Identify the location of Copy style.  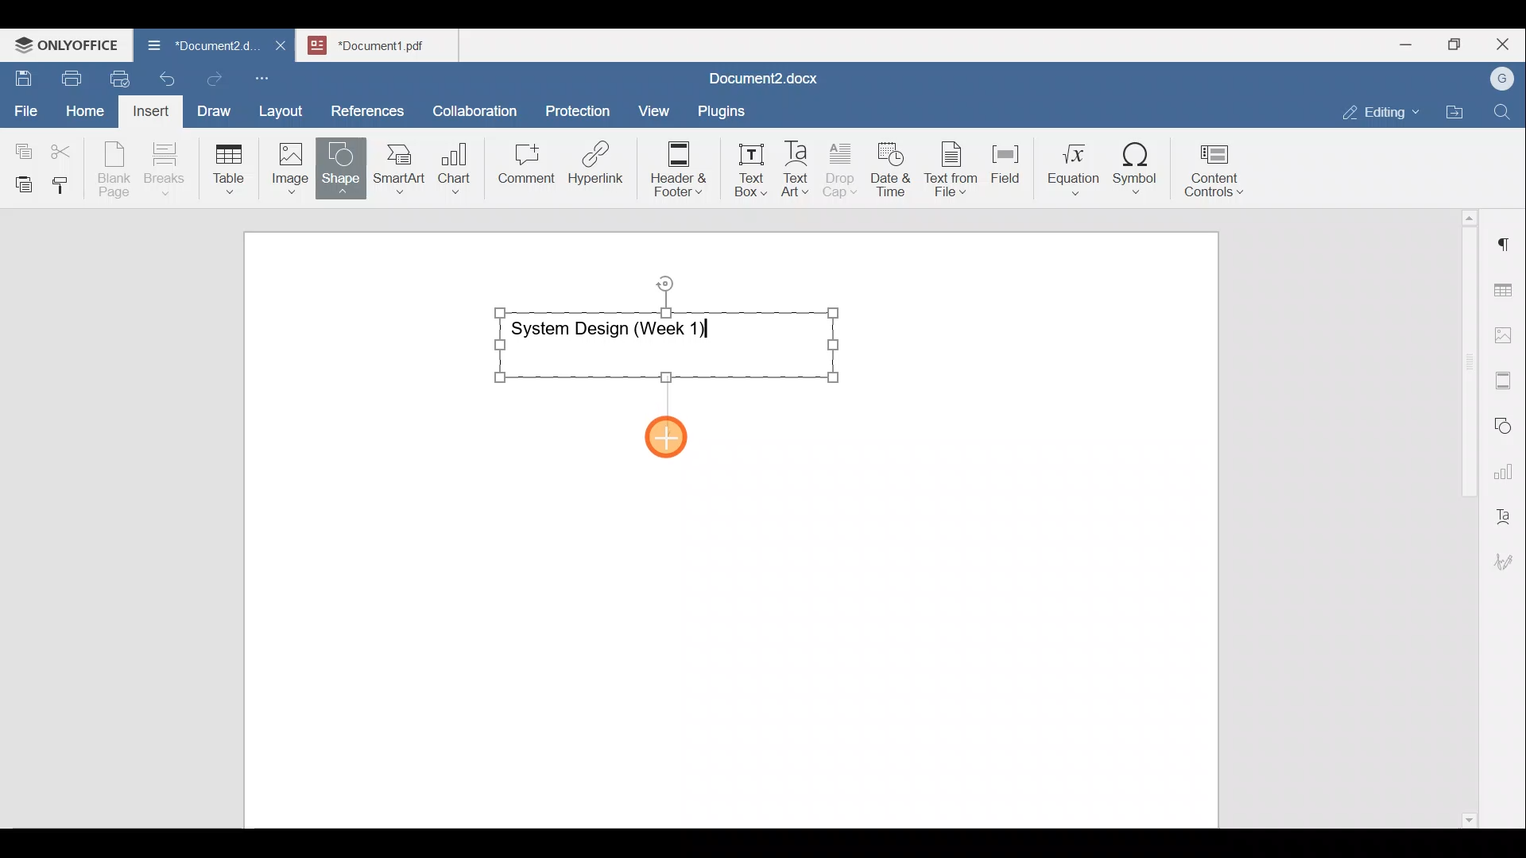
(66, 181).